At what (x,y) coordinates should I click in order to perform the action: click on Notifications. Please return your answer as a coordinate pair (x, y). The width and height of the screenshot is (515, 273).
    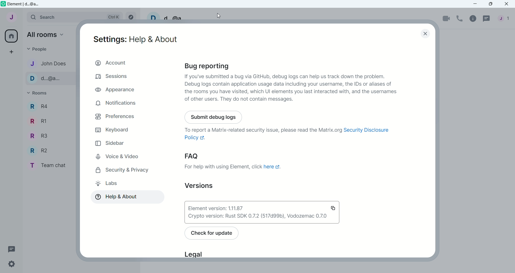
    Looking at the image, I should click on (116, 105).